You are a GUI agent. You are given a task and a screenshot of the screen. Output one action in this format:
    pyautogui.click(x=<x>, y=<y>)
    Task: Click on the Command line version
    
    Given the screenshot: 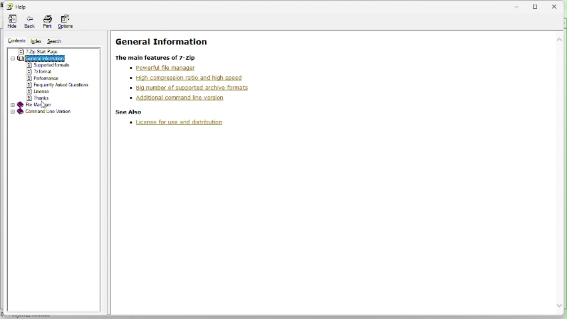 What is the action you would take?
    pyautogui.click(x=41, y=112)
    